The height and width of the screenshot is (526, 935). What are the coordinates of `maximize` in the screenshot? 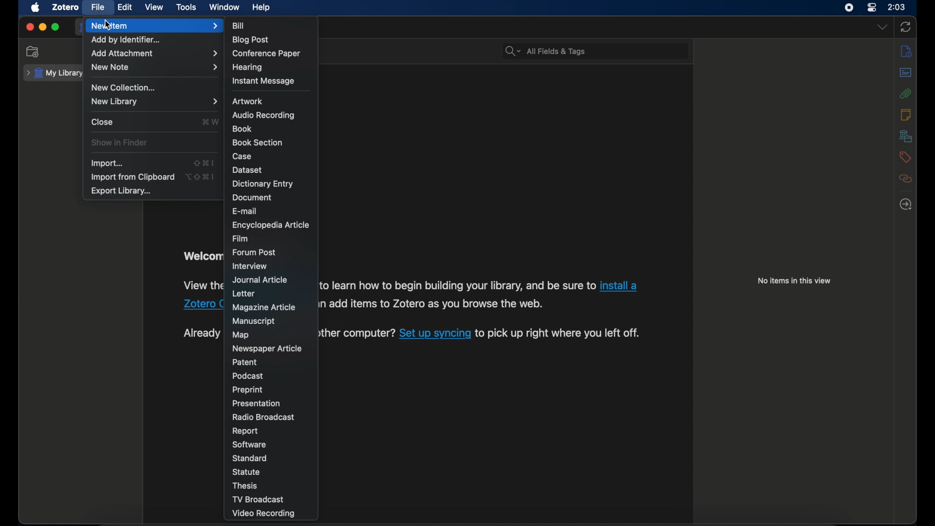 It's located at (56, 27).